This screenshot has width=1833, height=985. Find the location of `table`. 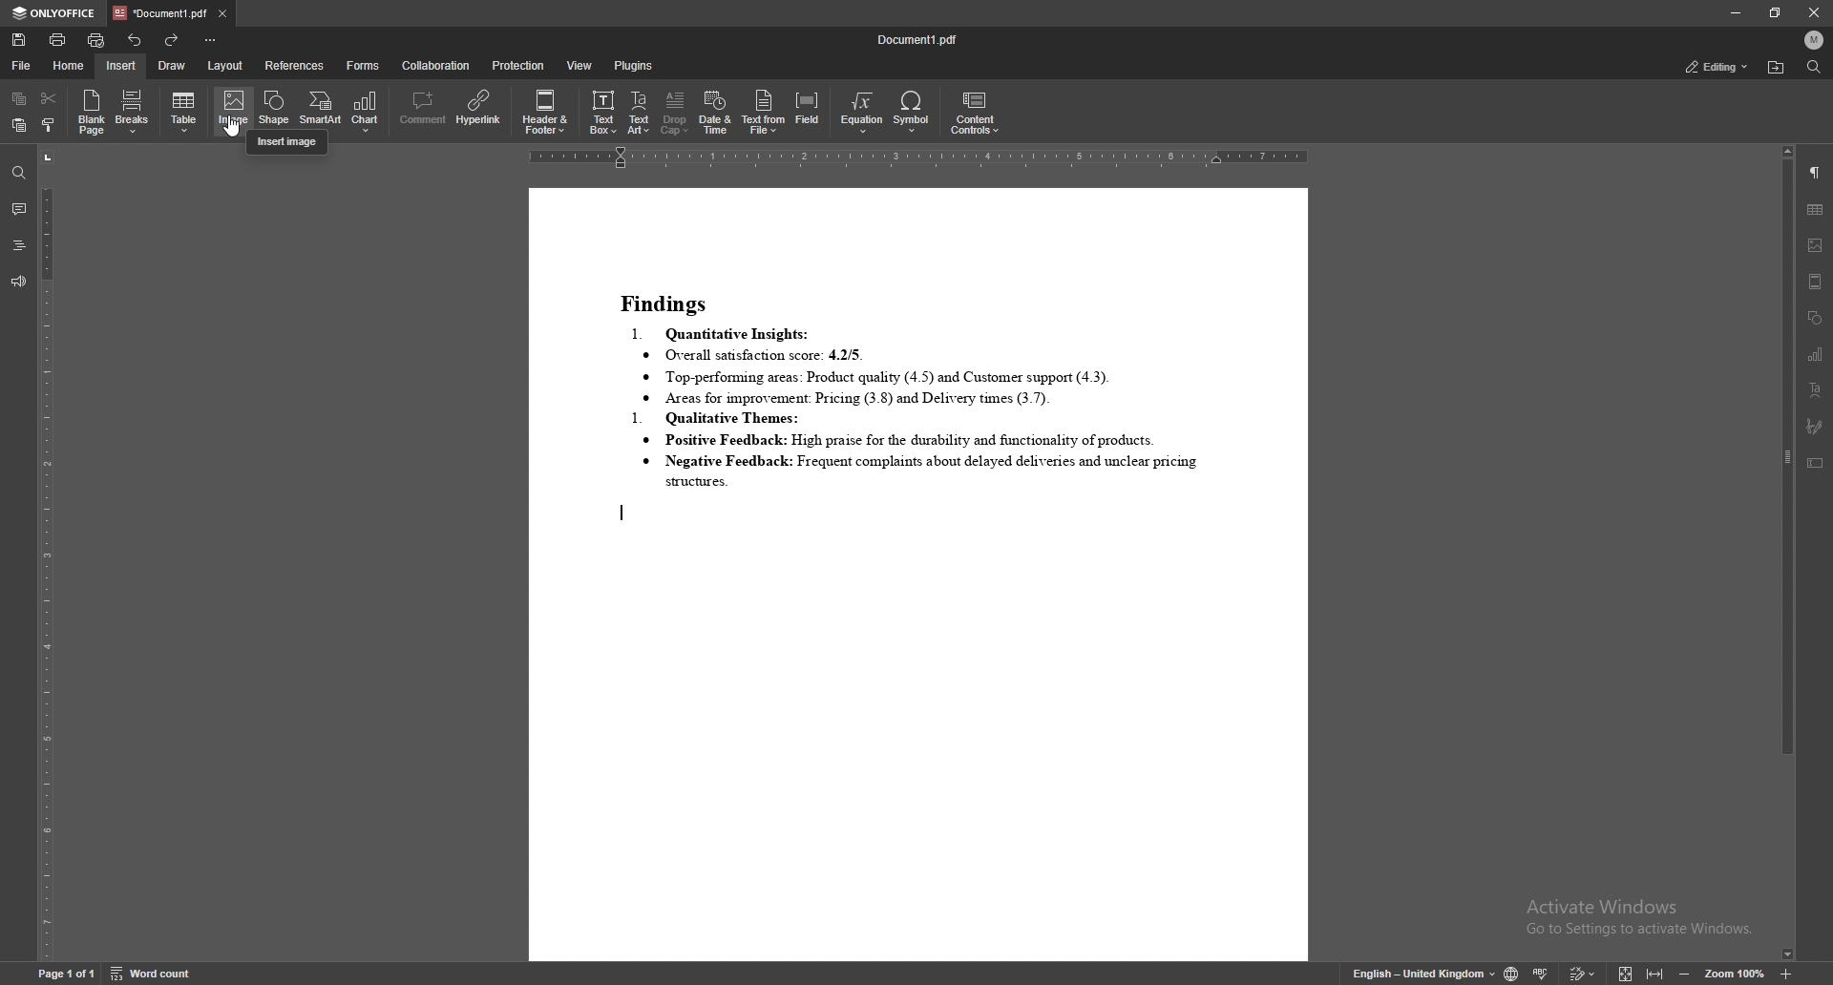

table is located at coordinates (186, 112).